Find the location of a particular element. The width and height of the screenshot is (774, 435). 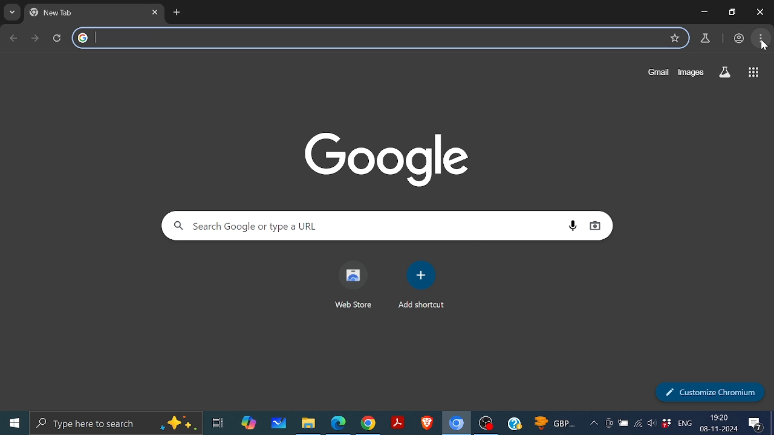

Task View is located at coordinates (216, 422).